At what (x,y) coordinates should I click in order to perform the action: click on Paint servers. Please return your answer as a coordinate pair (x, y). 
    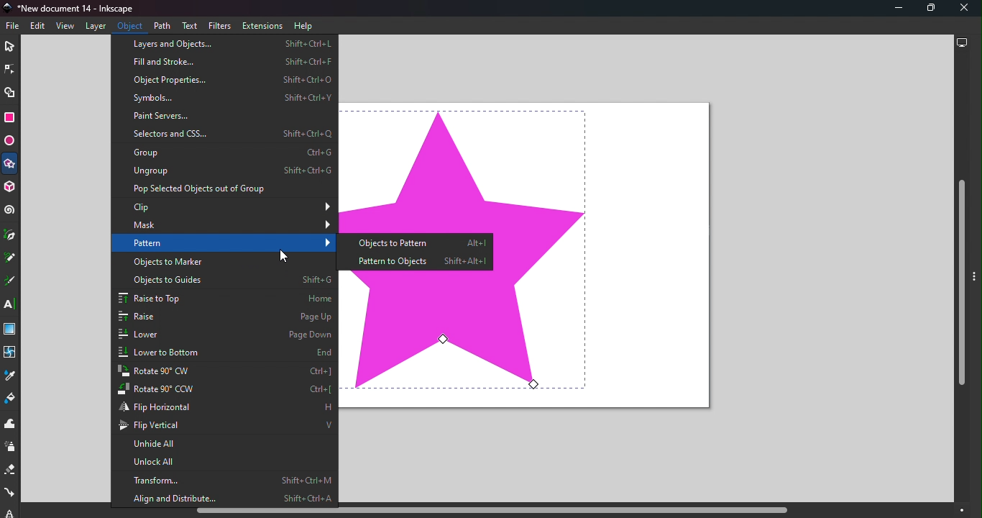
    Looking at the image, I should click on (233, 115).